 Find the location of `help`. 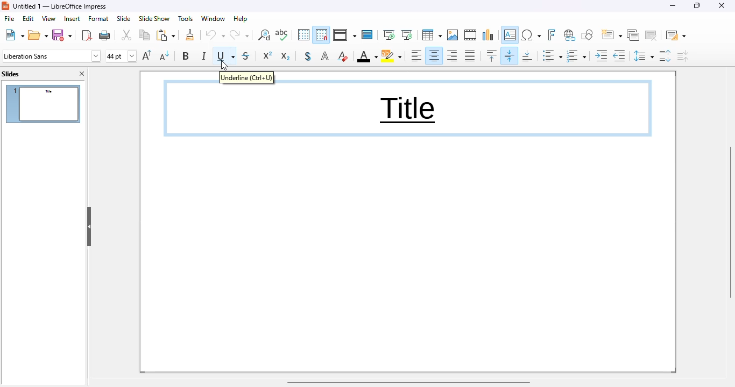

help is located at coordinates (241, 18).